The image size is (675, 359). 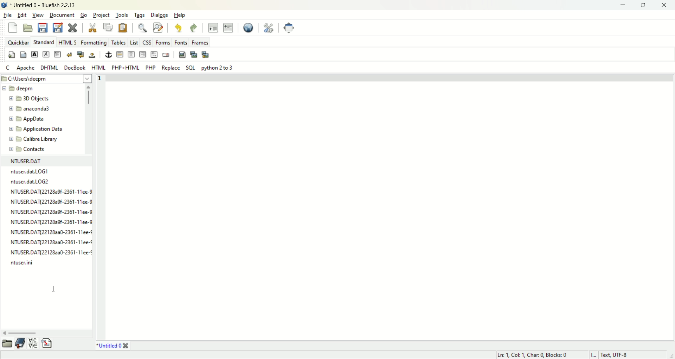 I want to click on DocBook, so click(x=74, y=67).